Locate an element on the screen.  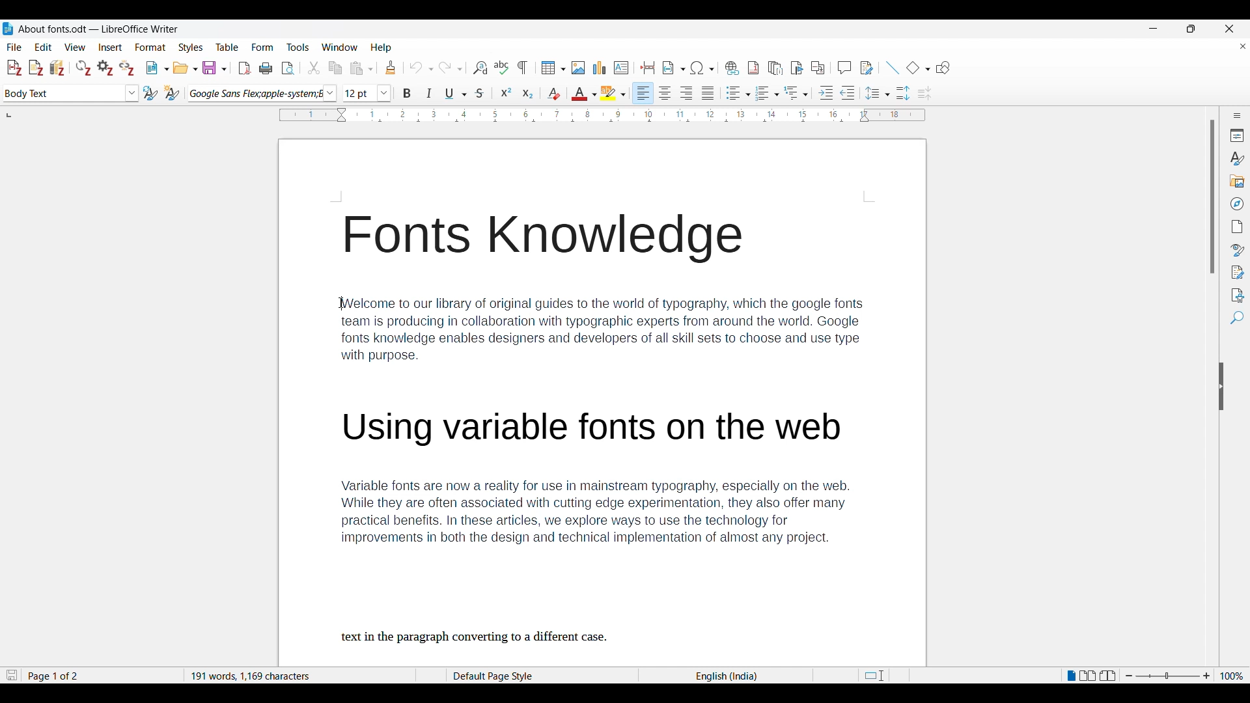
Gallery  is located at coordinates (1238, 181).